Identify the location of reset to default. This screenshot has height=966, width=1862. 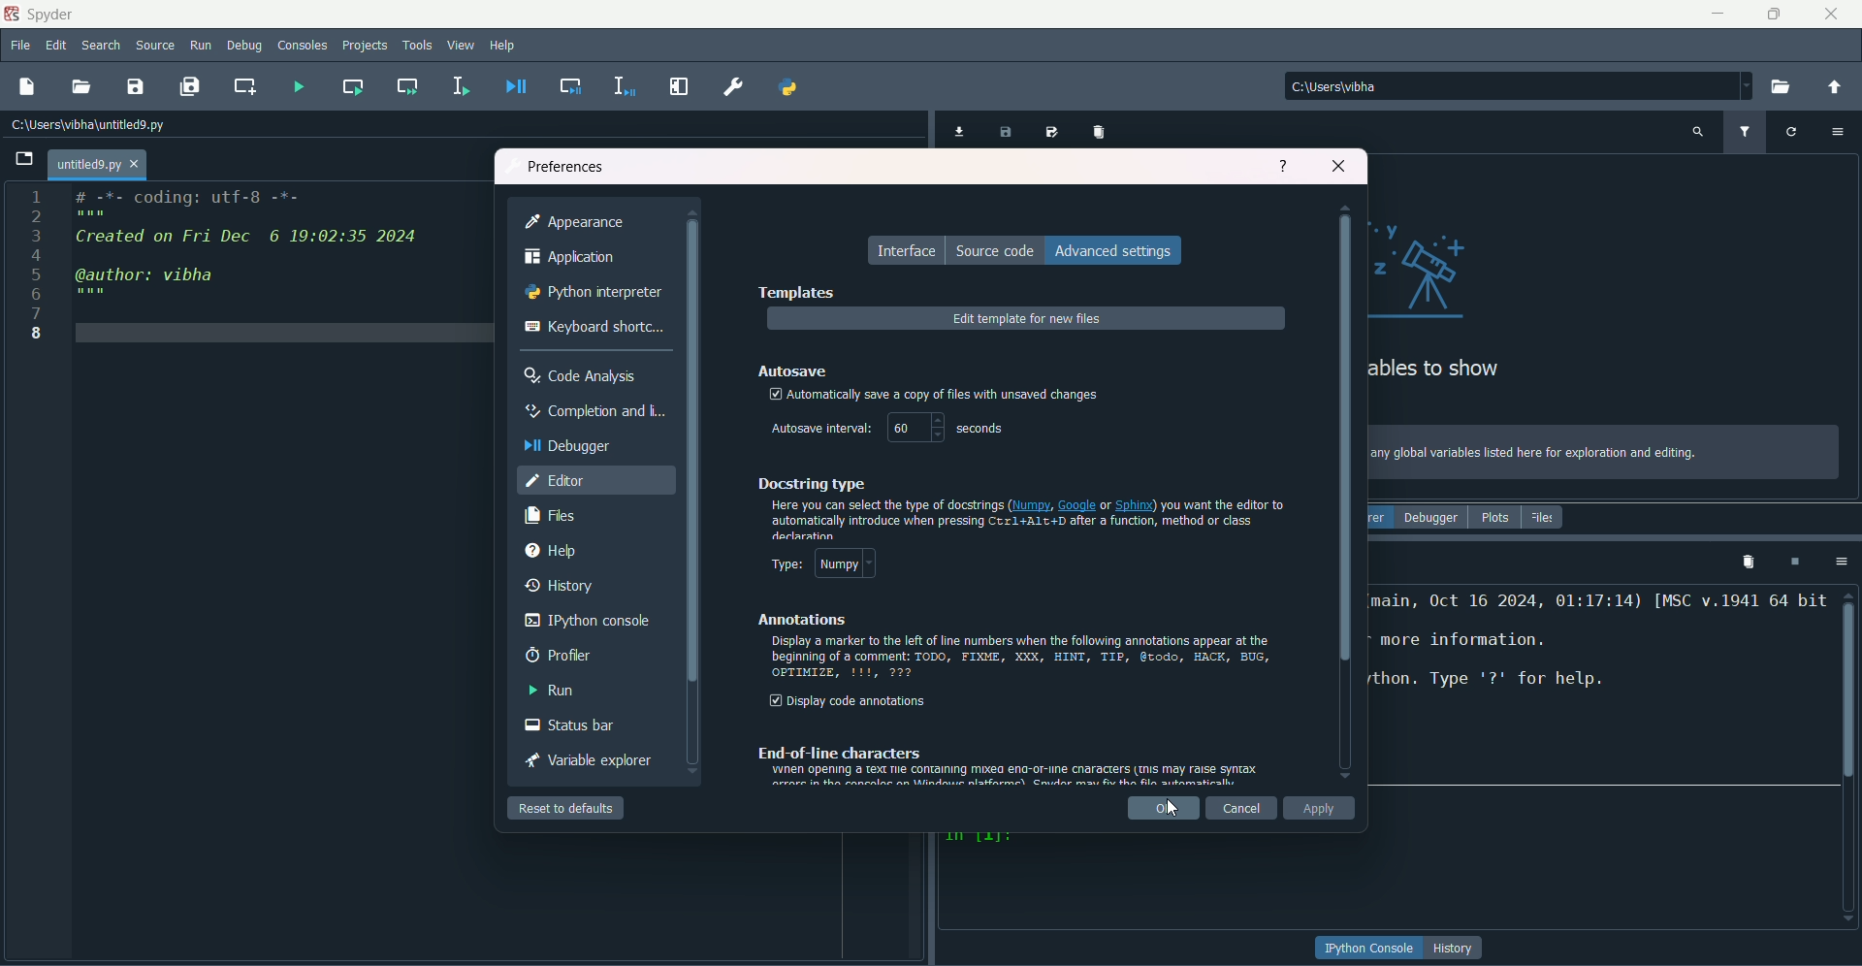
(566, 807).